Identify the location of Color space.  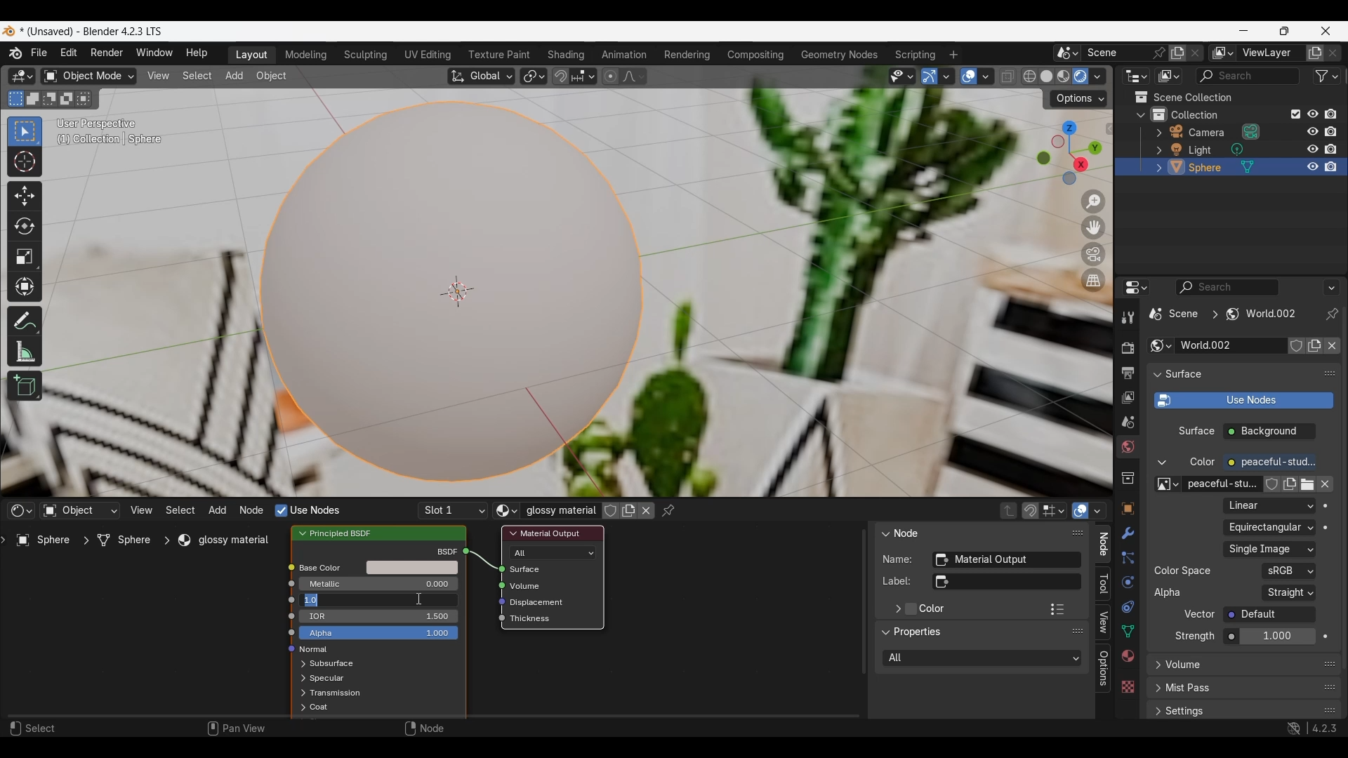
(1288, 571).